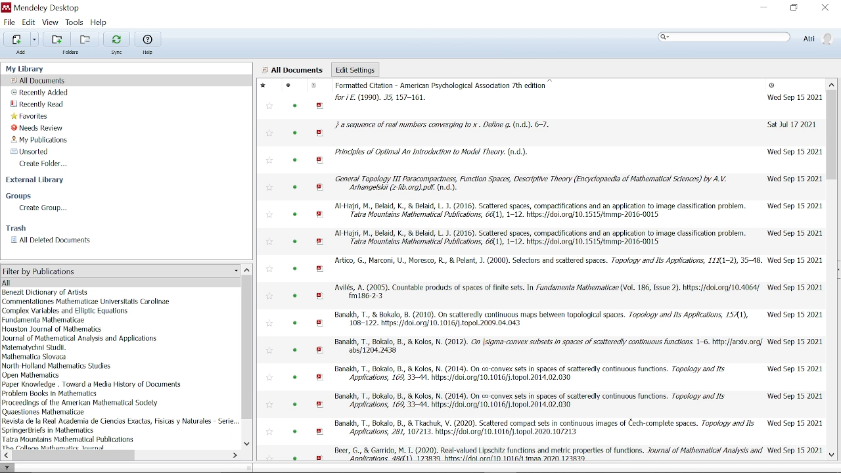  What do you see at coordinates (818, 38) in the screenshot?
I see `Profile` at bounding box center [818, 38].